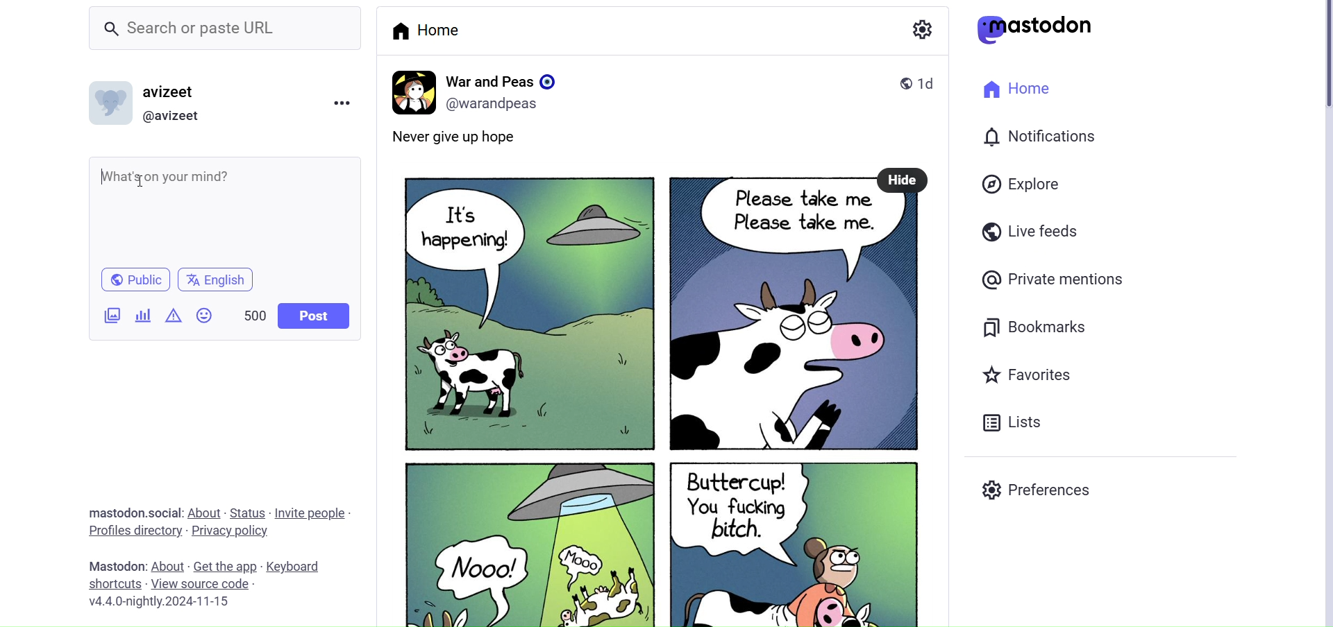 The height and width of the screenshot is (627, 1333). What do you see at coordinates (315, 513) in the screenshot?
I see `Invite People` at bounding box center [315, 513].